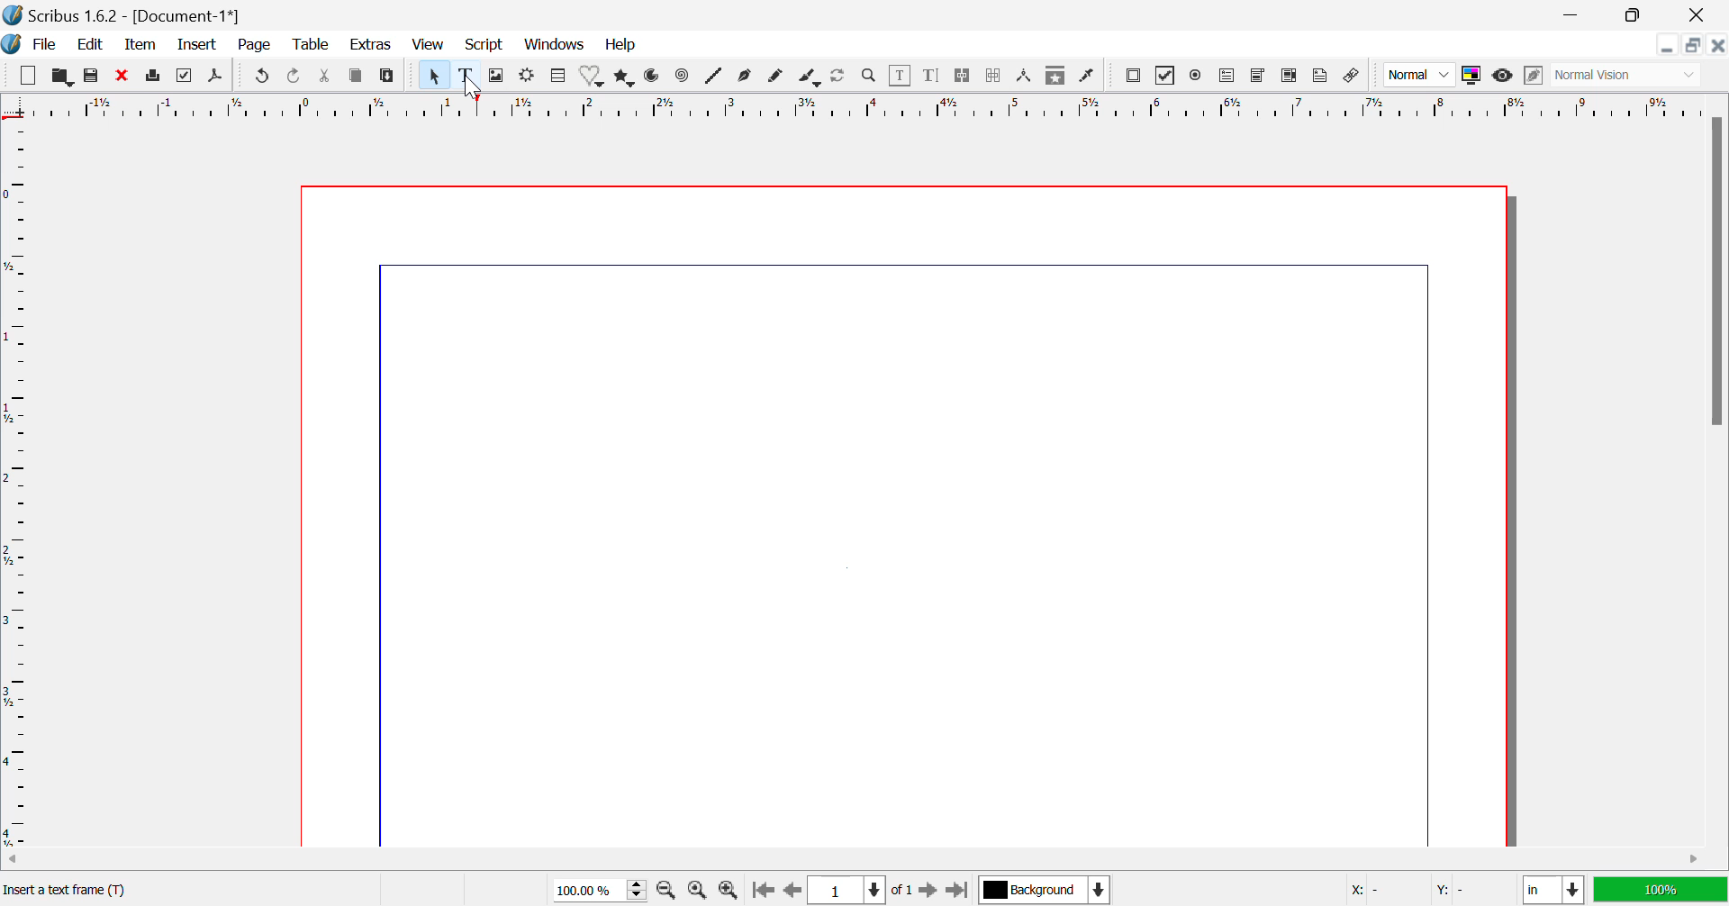 This screenshot has height=906, width=1729. Describe the element at coordinates (1287, 77) in the screenshot. I see `Pdf List box` at that location.